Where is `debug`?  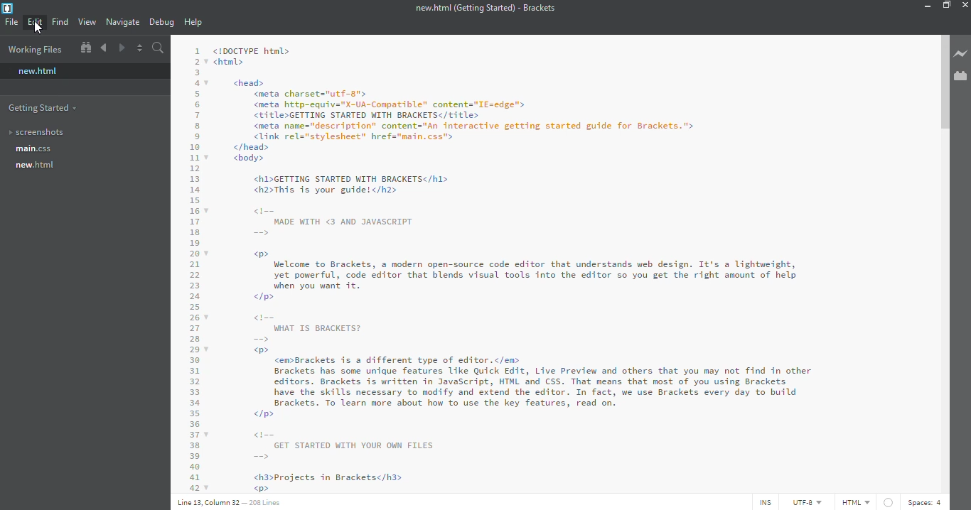 debug is located at coordinates (161, 23).